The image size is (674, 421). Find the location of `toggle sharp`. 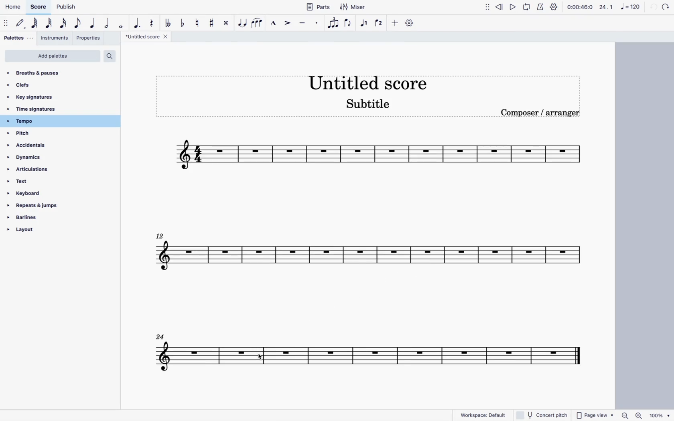

toggle sharp is located at coordinates (212, 23).